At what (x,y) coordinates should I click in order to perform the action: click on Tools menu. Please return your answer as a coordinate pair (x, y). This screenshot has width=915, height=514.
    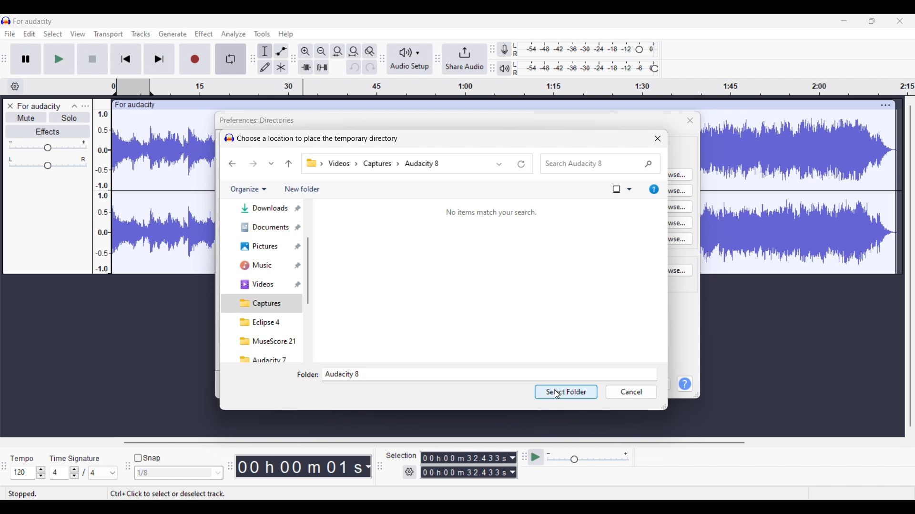
    Looking at the image, I should click on (262, 34).